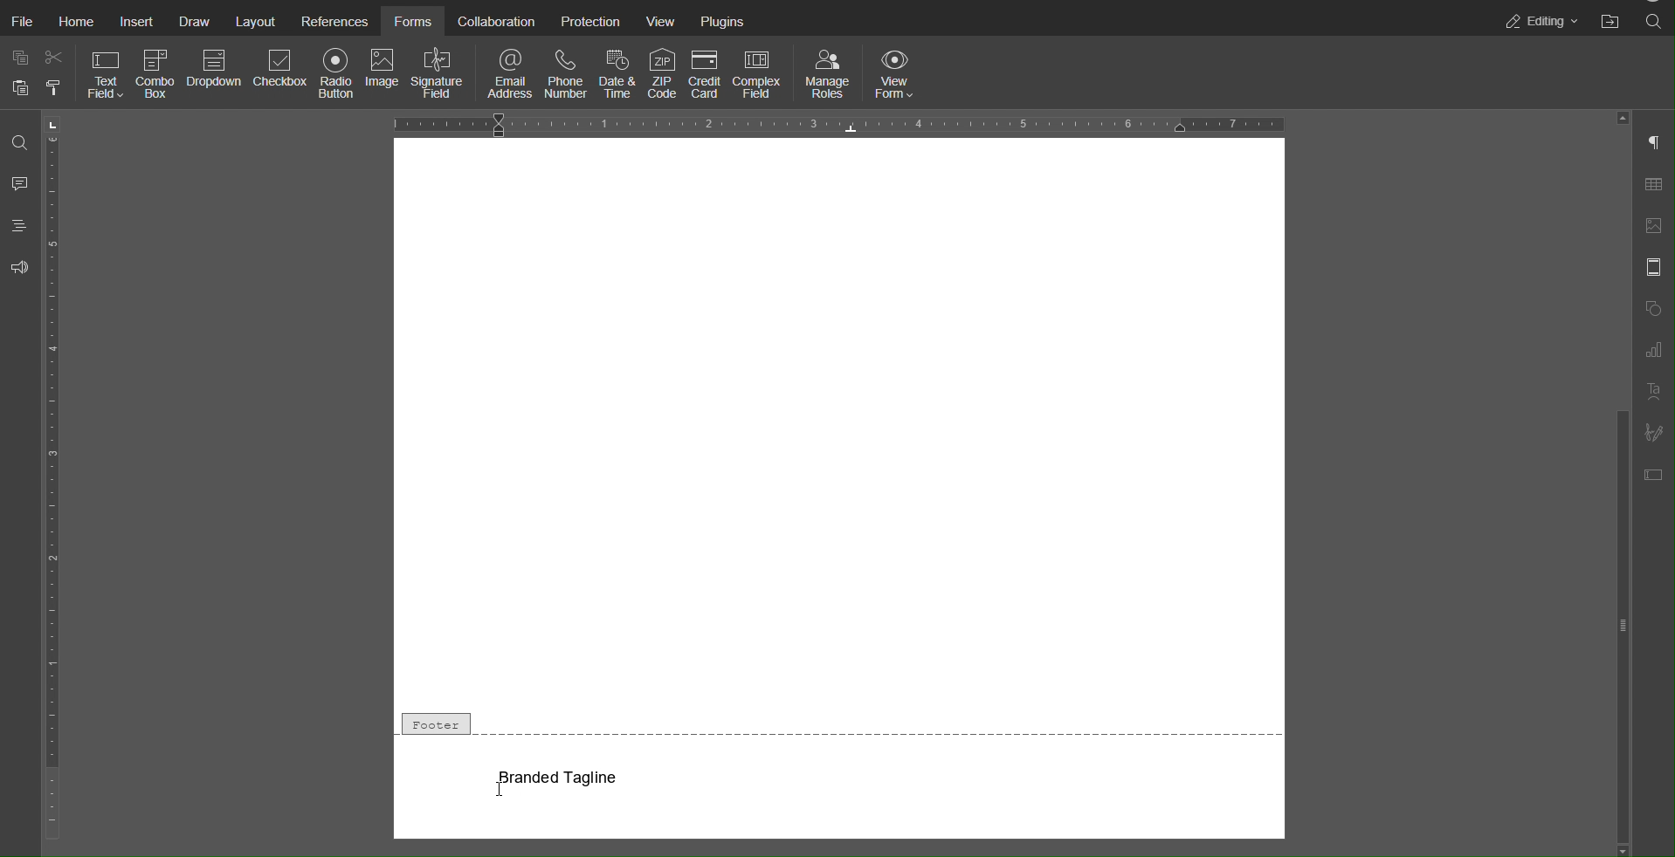 The width and height of the screenshot is (1675, 857). I want to click on Table Settings, so click(1655, 187).